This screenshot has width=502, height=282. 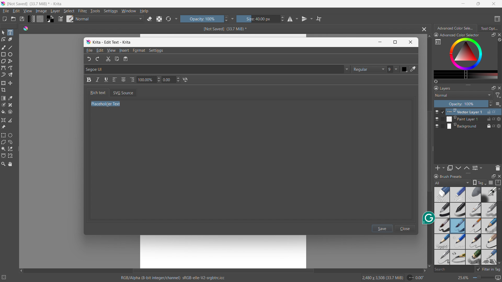 I want to click on resize , so click(x=468, y=173).